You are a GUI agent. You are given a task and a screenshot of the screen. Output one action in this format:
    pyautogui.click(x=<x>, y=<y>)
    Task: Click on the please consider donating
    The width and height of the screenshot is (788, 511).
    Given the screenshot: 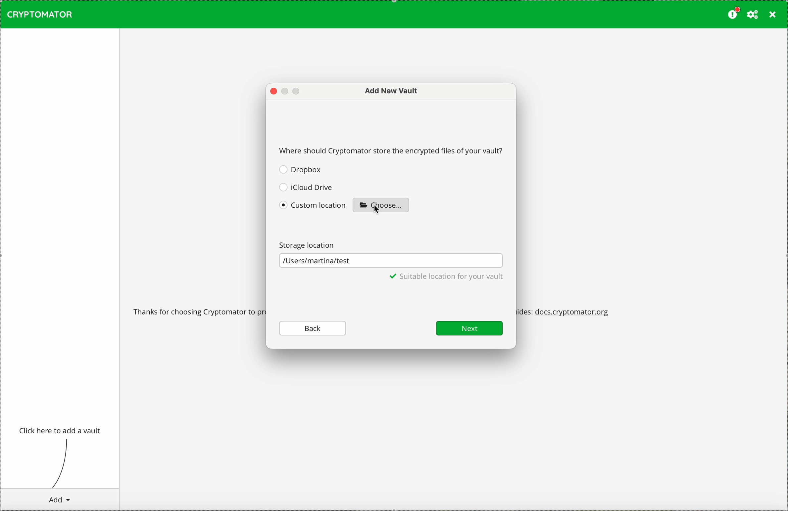 What is the action you would take?
    pyautogui.click(x=733, y=14)
    